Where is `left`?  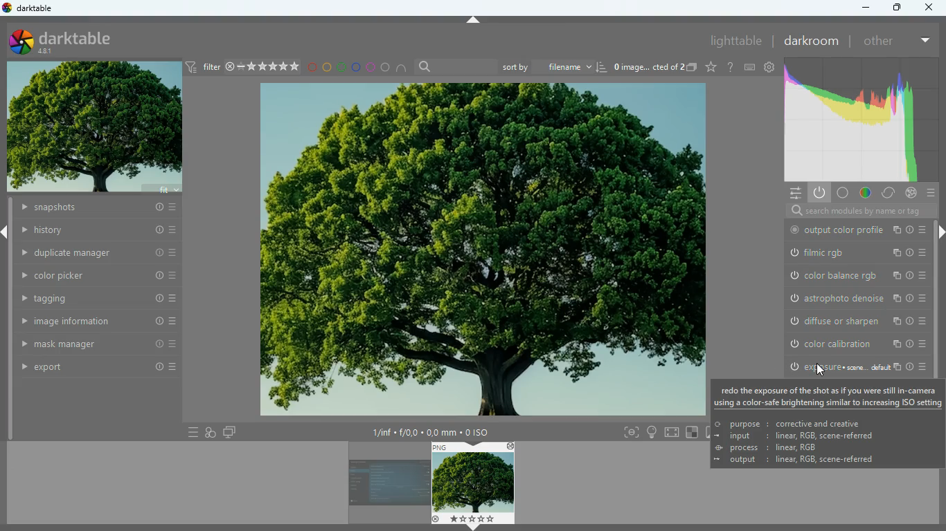
left is located at coordinates (6, 232).